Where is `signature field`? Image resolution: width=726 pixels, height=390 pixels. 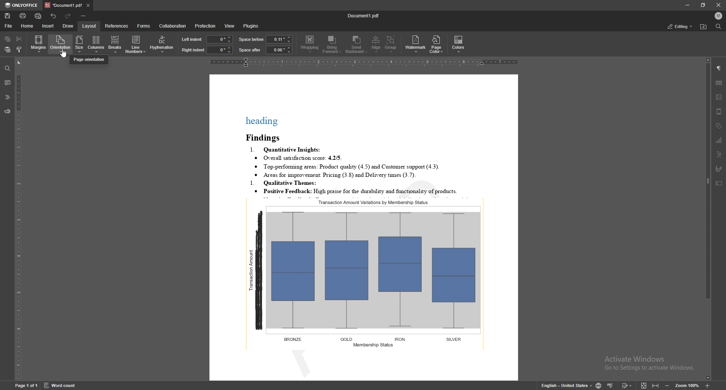 signature field is located at coordinates (719, 169).